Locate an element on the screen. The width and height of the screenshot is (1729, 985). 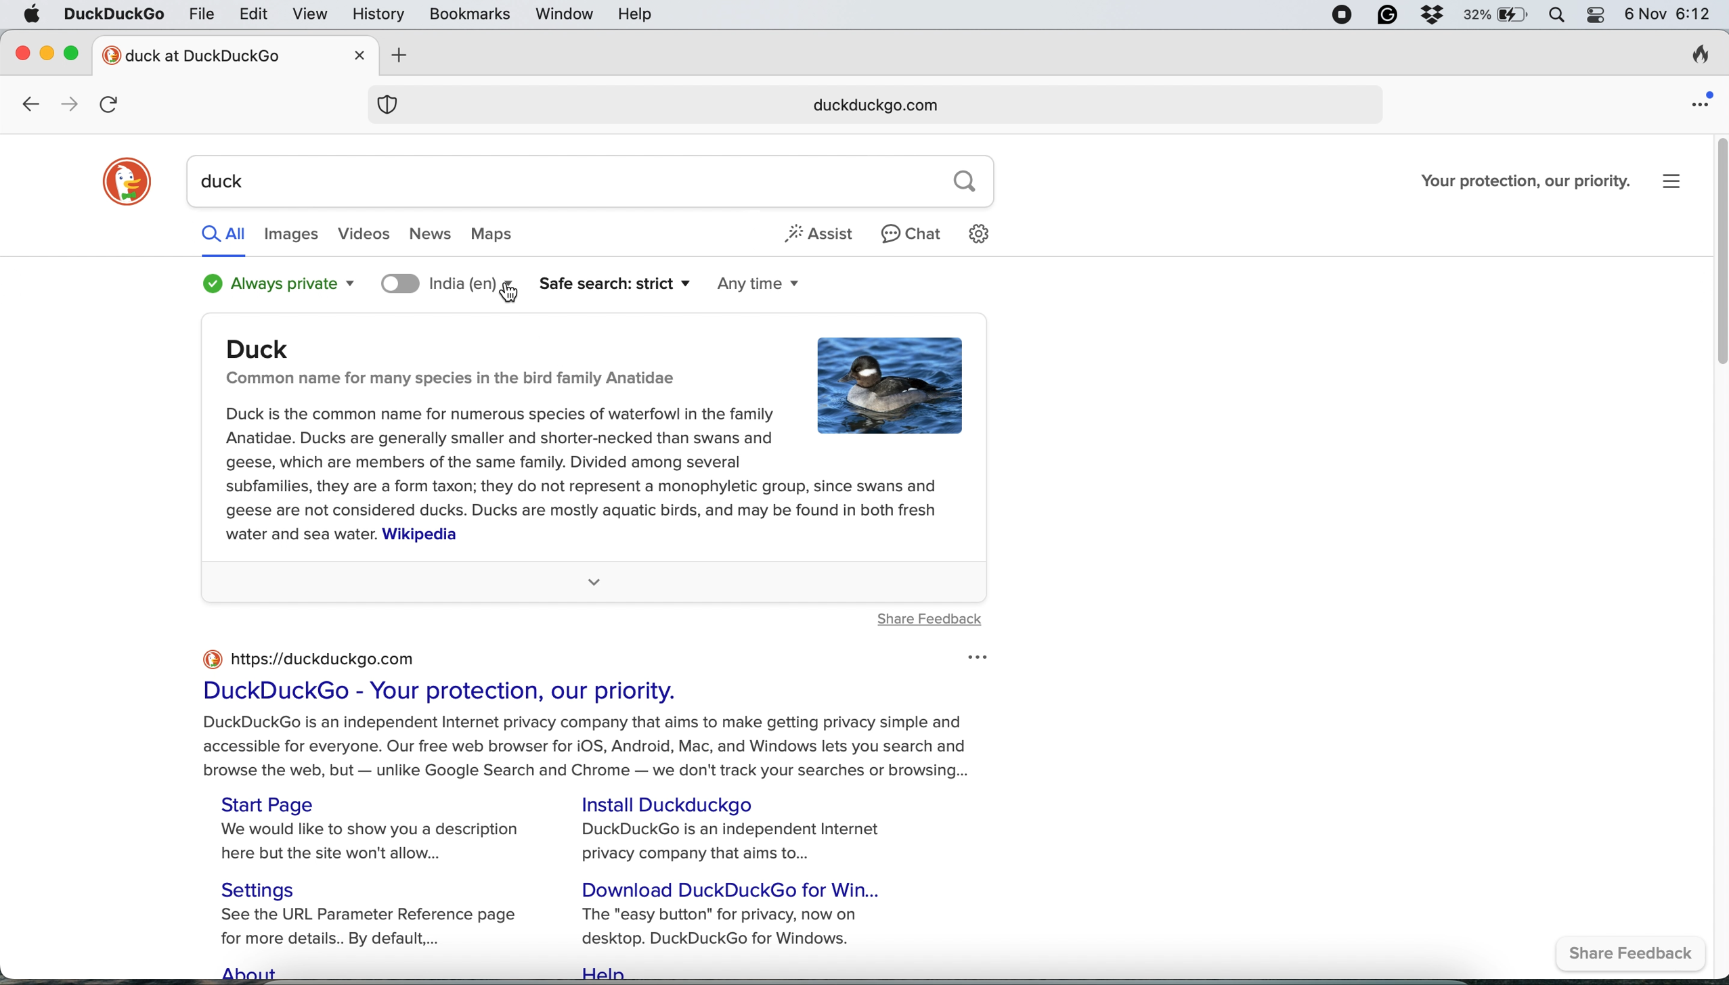
DuckDuckGo - Your protection, our priority. is located at coordinates (438, 692).